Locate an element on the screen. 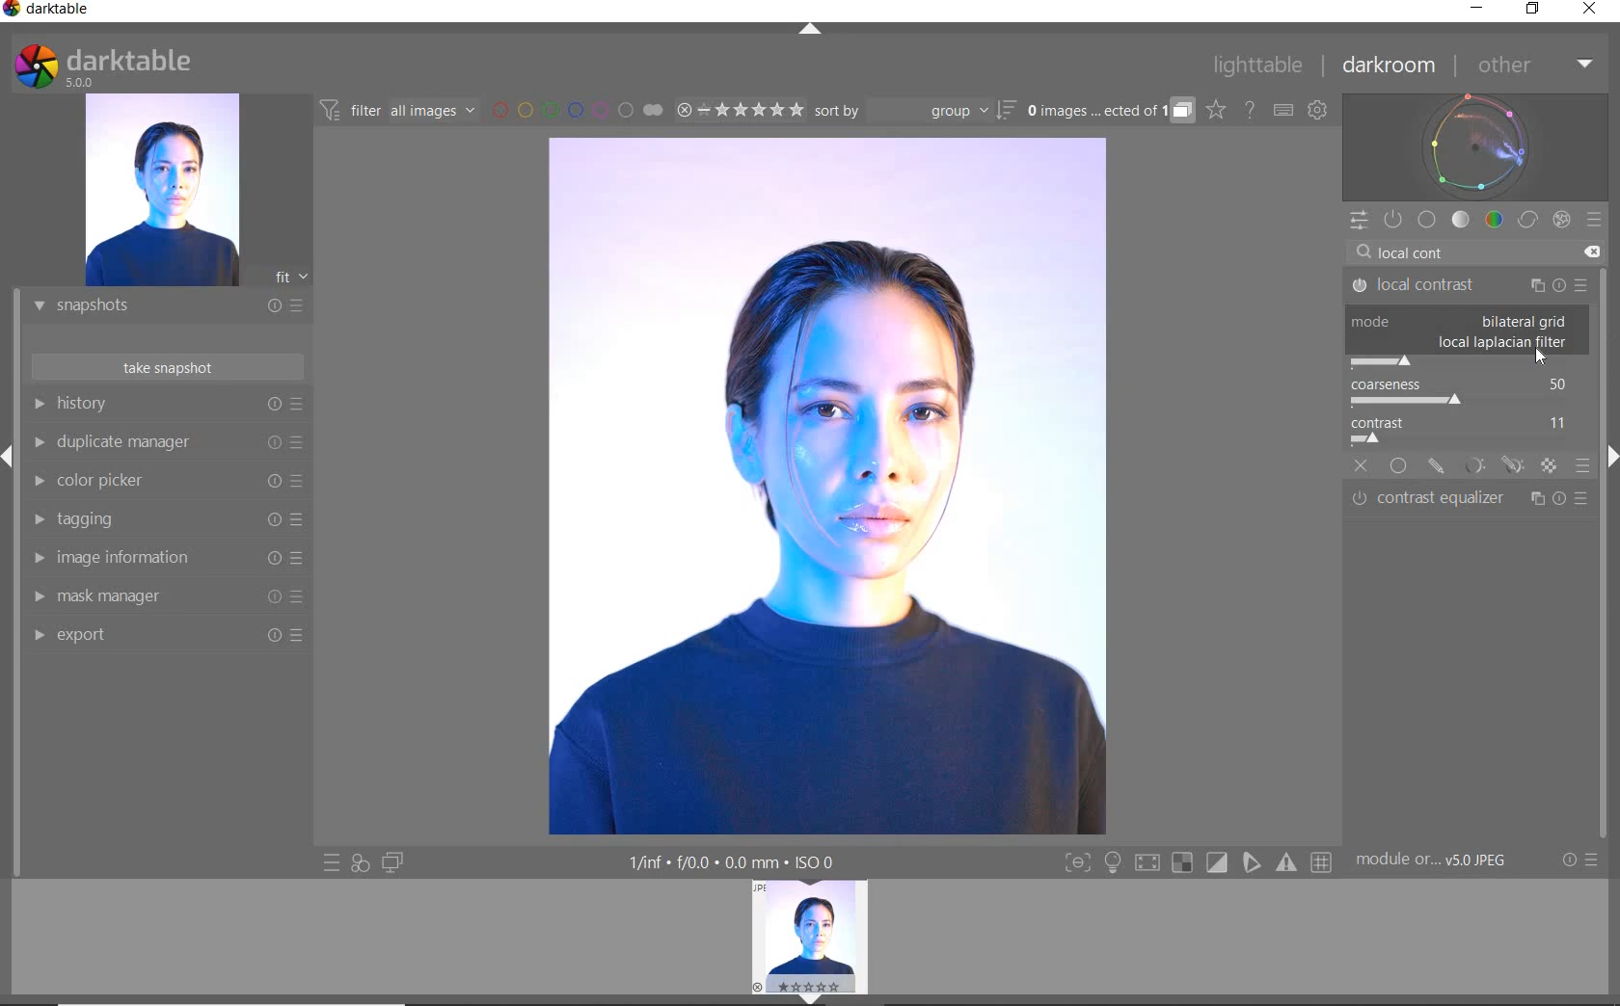 The height and width of the screenshot is (1006, 1620). DISPLAY A SECOND DARKROOM IMAGE WINDOW is located at coordinates (392, 862).